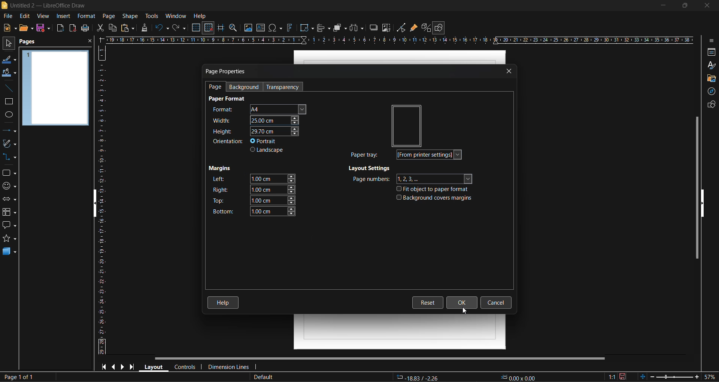  What do you see at coordinates (610, 376) in the screenshot?
I see `scaling factor` at bounding box center [610, 376].